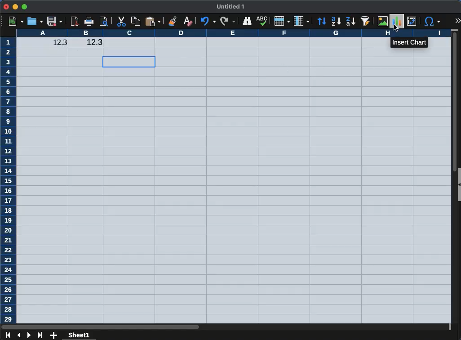 This screenshot has height=340, width=461. I want to click on sheet 1, so click(79, 335).